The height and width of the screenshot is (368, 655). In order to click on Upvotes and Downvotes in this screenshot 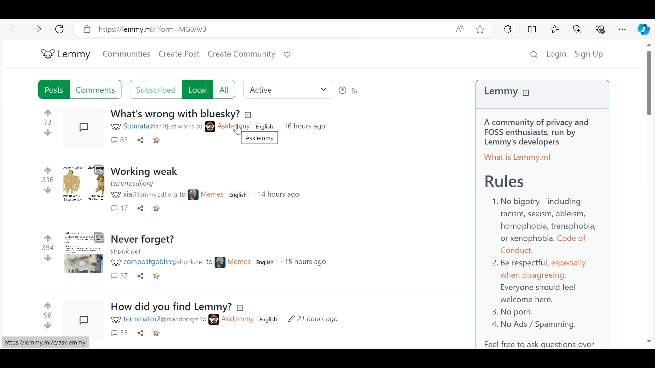, I will do `click(48, 316)`.